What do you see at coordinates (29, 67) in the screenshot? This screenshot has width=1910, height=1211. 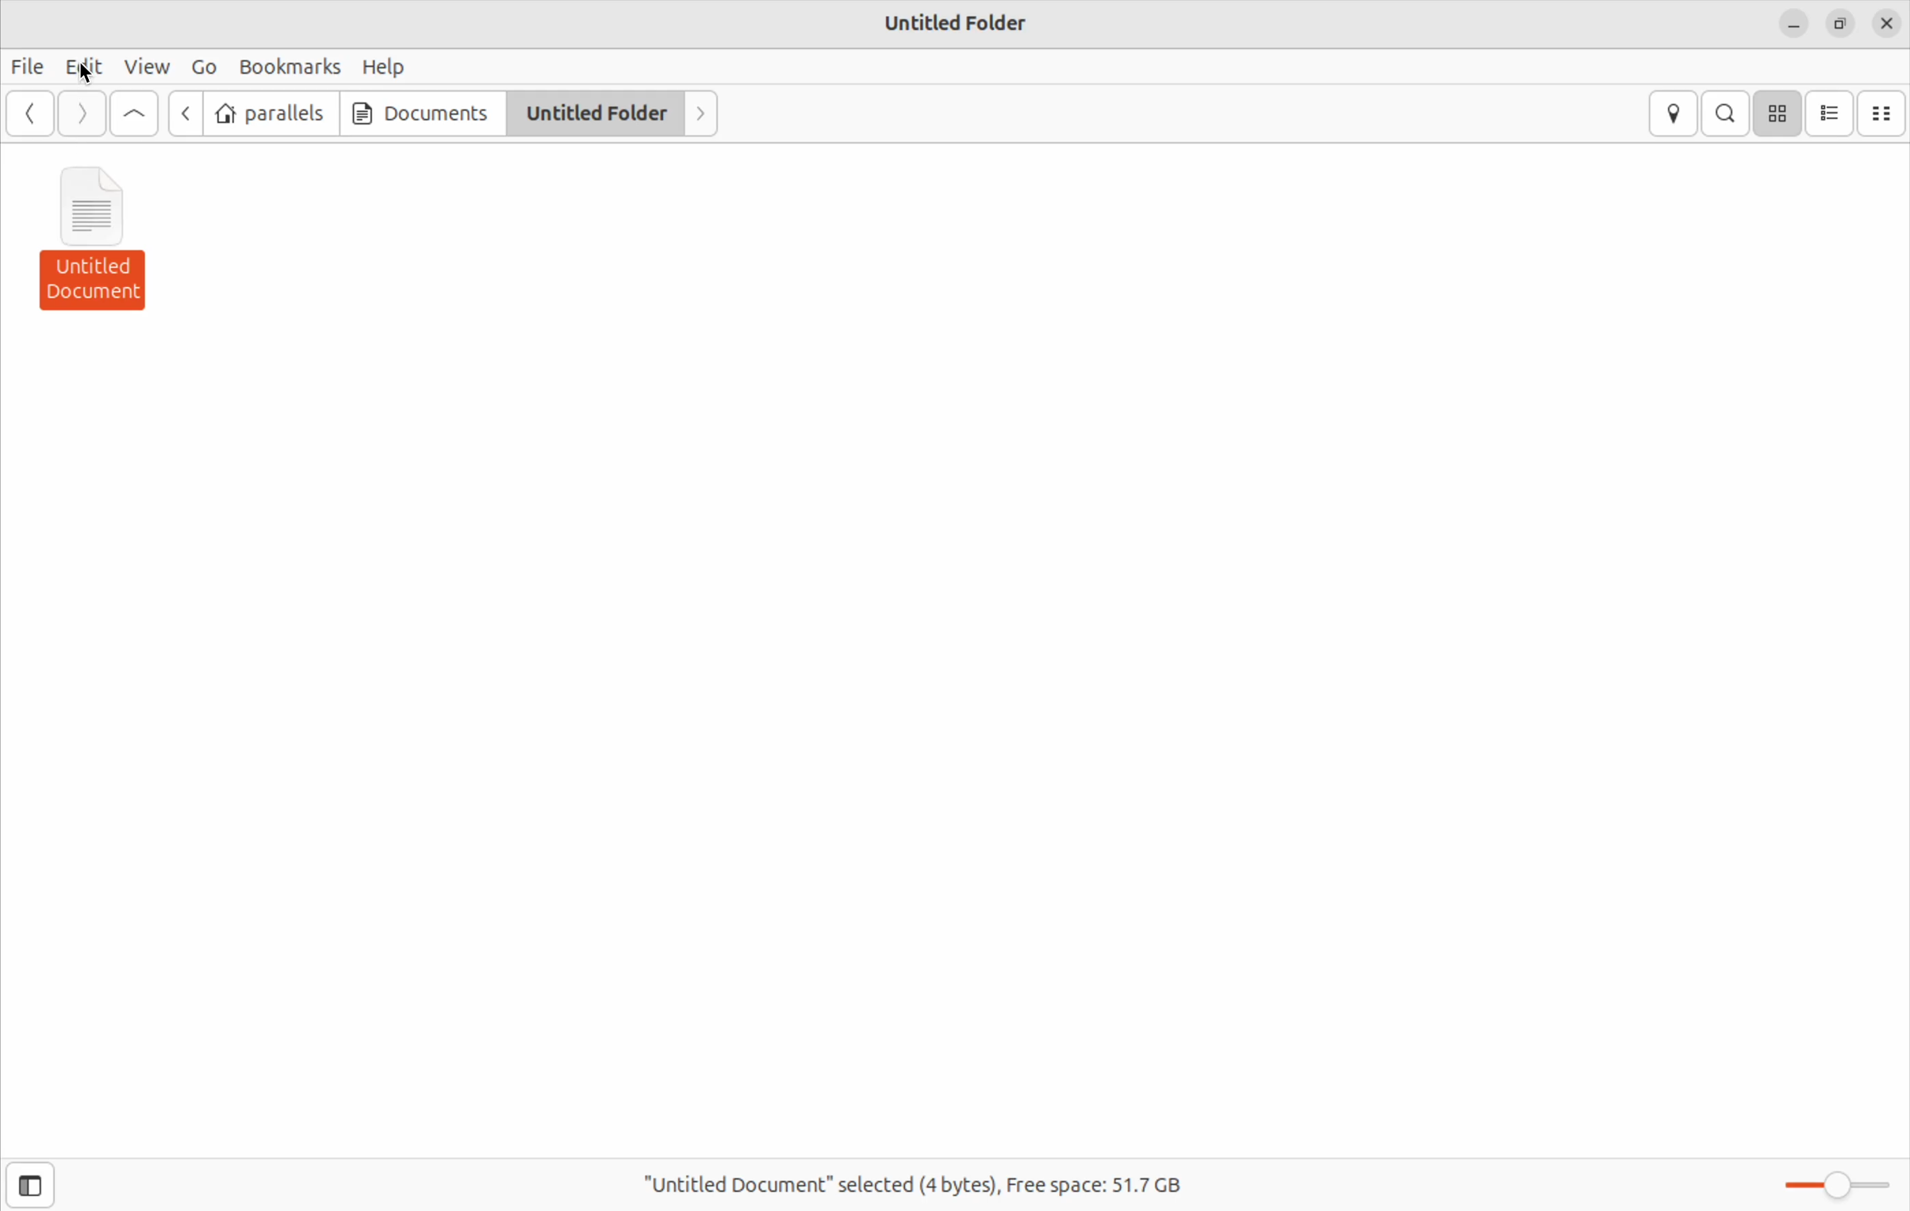 I see `File` at bounding box center [29, 67].